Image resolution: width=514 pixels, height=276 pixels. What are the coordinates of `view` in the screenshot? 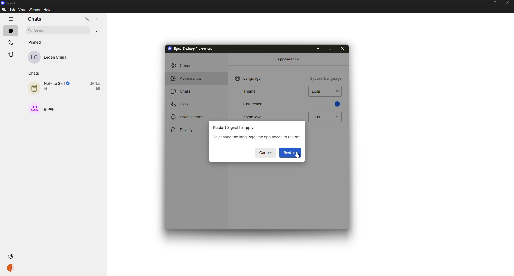 It's located at (21, 10).